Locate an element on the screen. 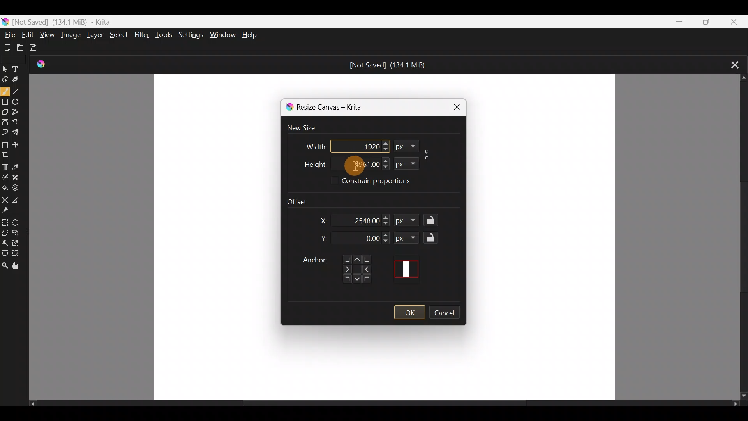  Fill a contiguous area of colour with colour/fill a selection is located at coordinates (5, 187).